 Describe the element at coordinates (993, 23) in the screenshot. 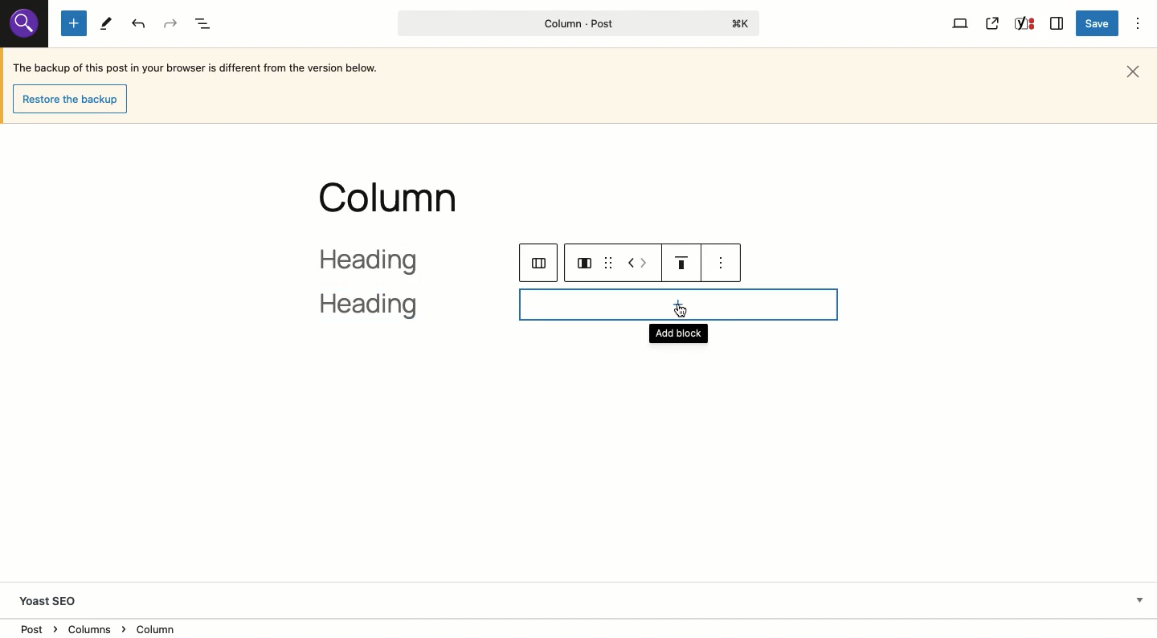

I see `View post` at that location.